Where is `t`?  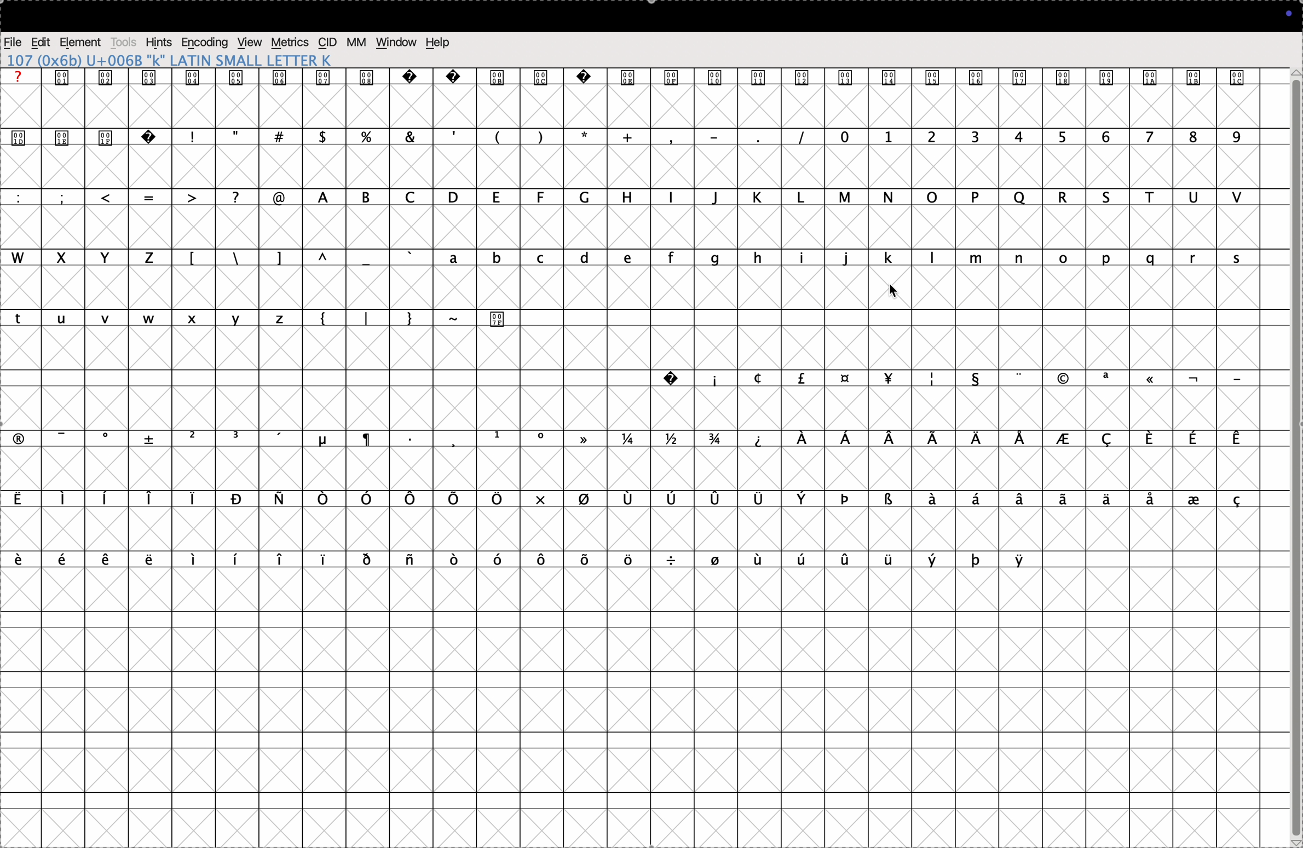 t is located at coordinates (21, 320).